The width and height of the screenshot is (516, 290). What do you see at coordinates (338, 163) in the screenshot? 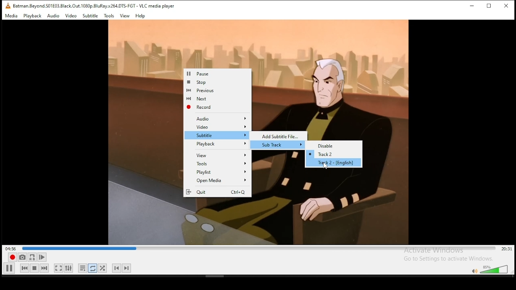
I see `Track 2 - [English]` at bounding box center [338, 163].